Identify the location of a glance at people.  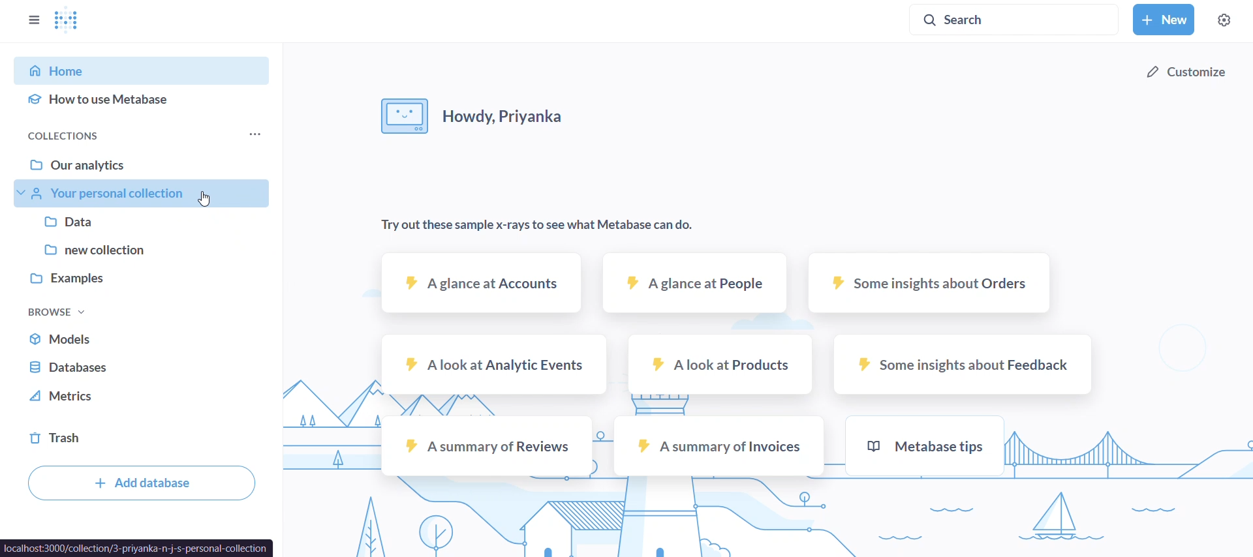
(693, 282).